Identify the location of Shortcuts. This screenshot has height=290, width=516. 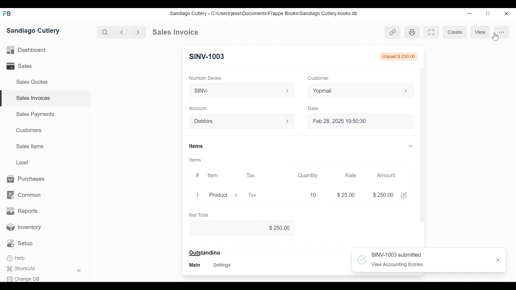
(23, 269).